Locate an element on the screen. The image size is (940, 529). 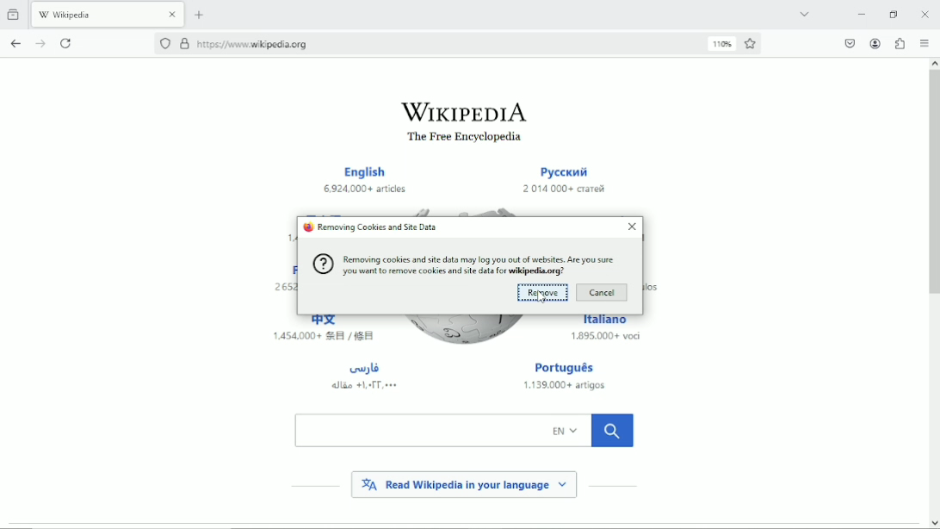
Current tab is located at coordinates (108, 13).